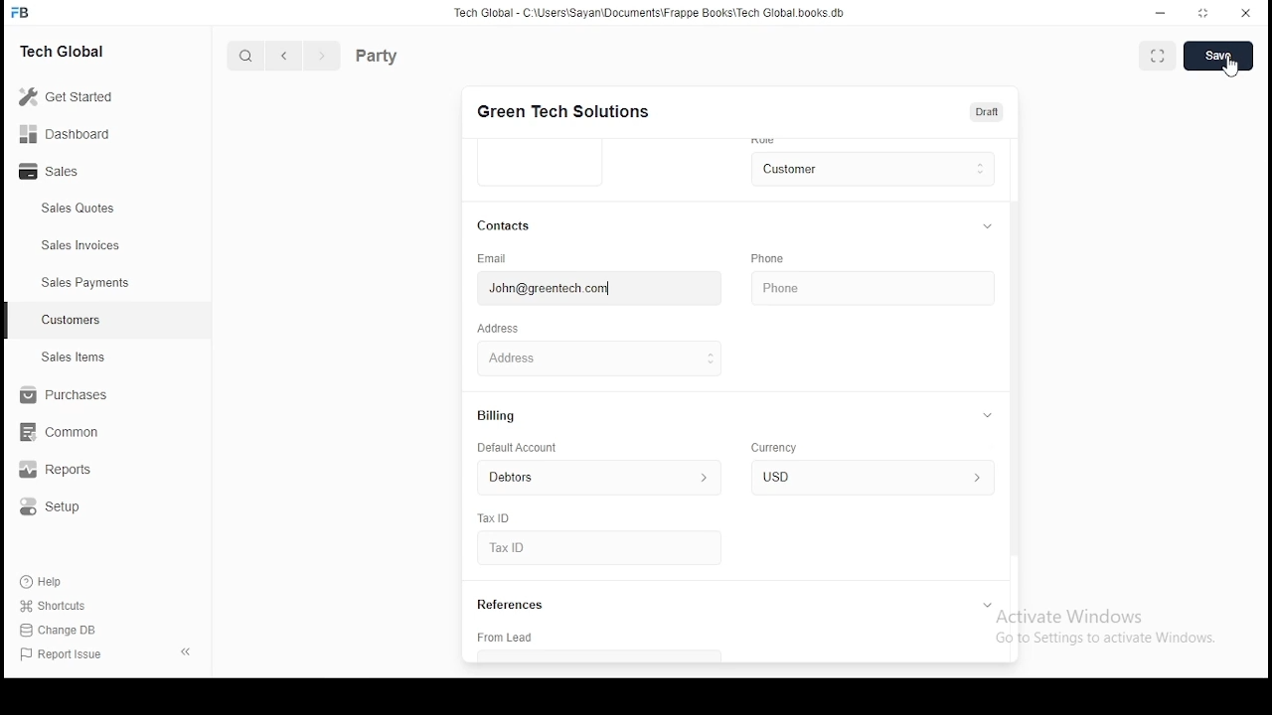 The width and height of the screenshot is (1272, 715). I want to click on dashboard, so click(66, 132).